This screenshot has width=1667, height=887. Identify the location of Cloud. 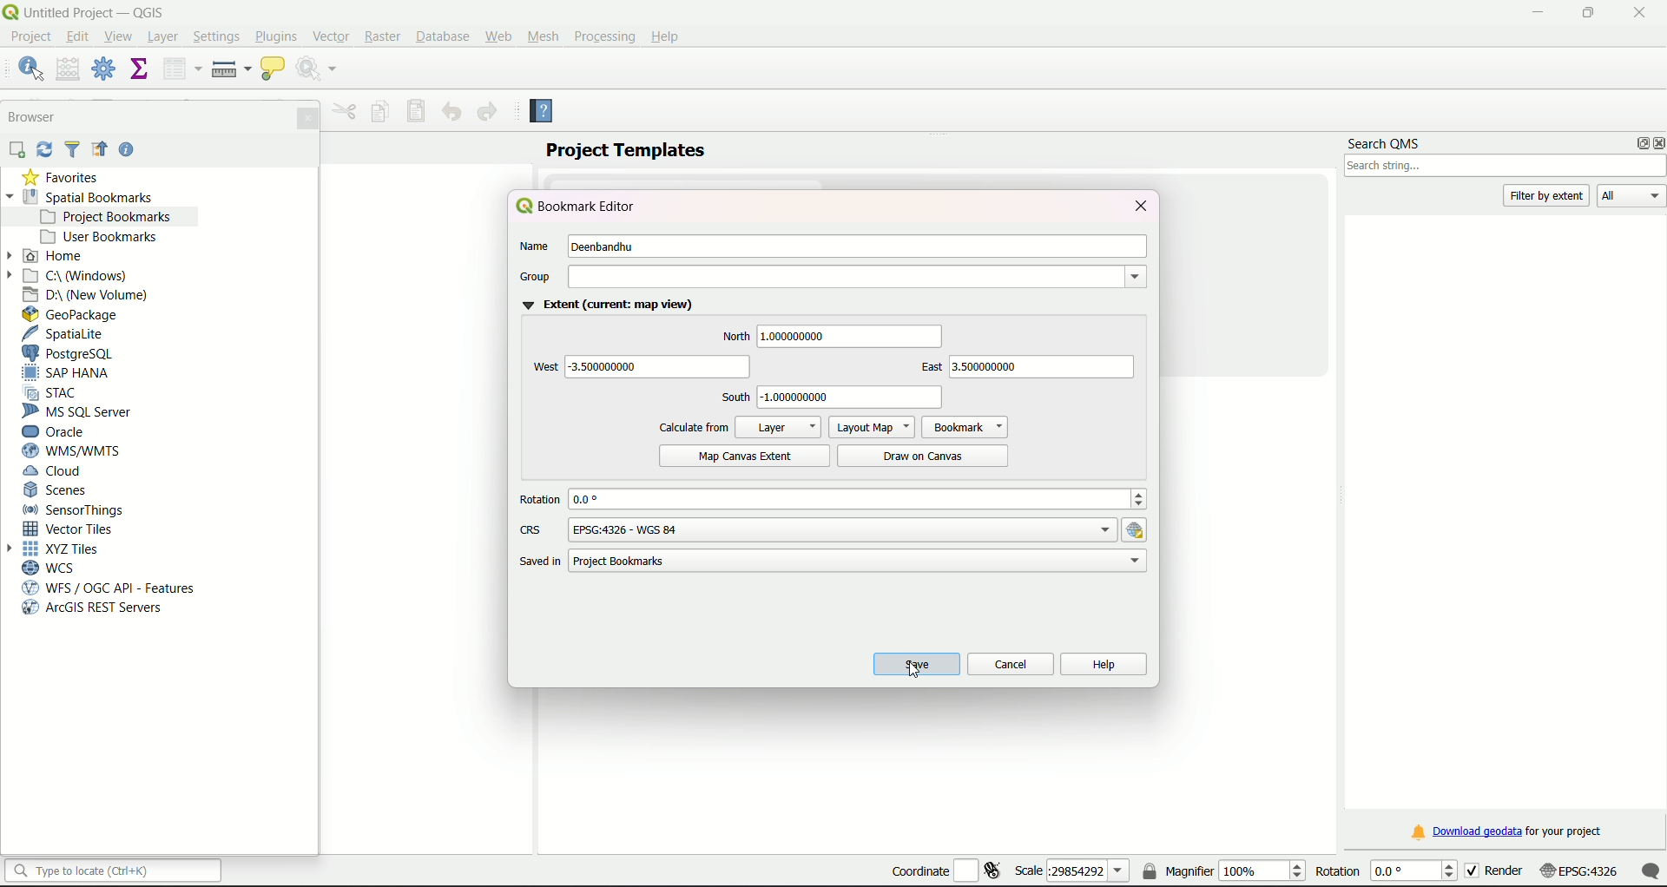
(54, 472).